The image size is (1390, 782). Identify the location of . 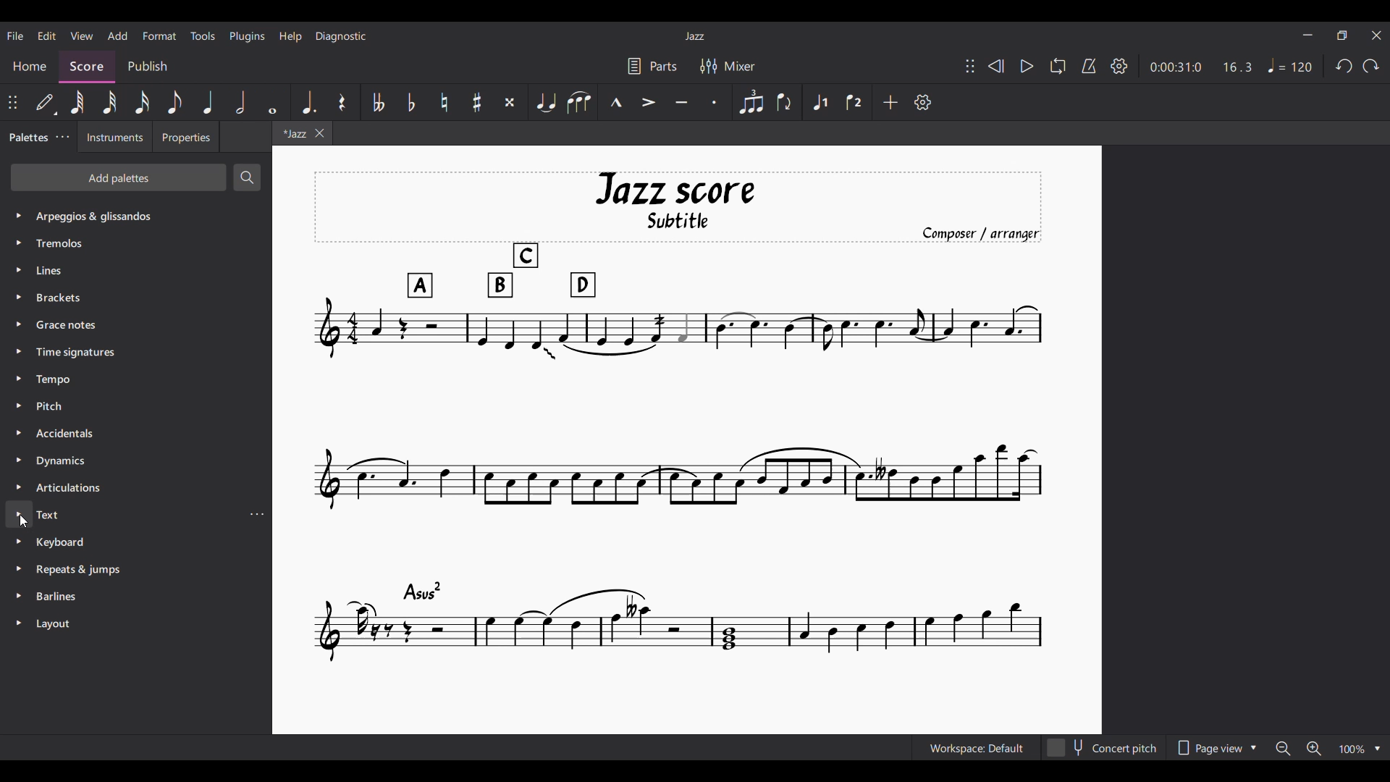
(80, 353).